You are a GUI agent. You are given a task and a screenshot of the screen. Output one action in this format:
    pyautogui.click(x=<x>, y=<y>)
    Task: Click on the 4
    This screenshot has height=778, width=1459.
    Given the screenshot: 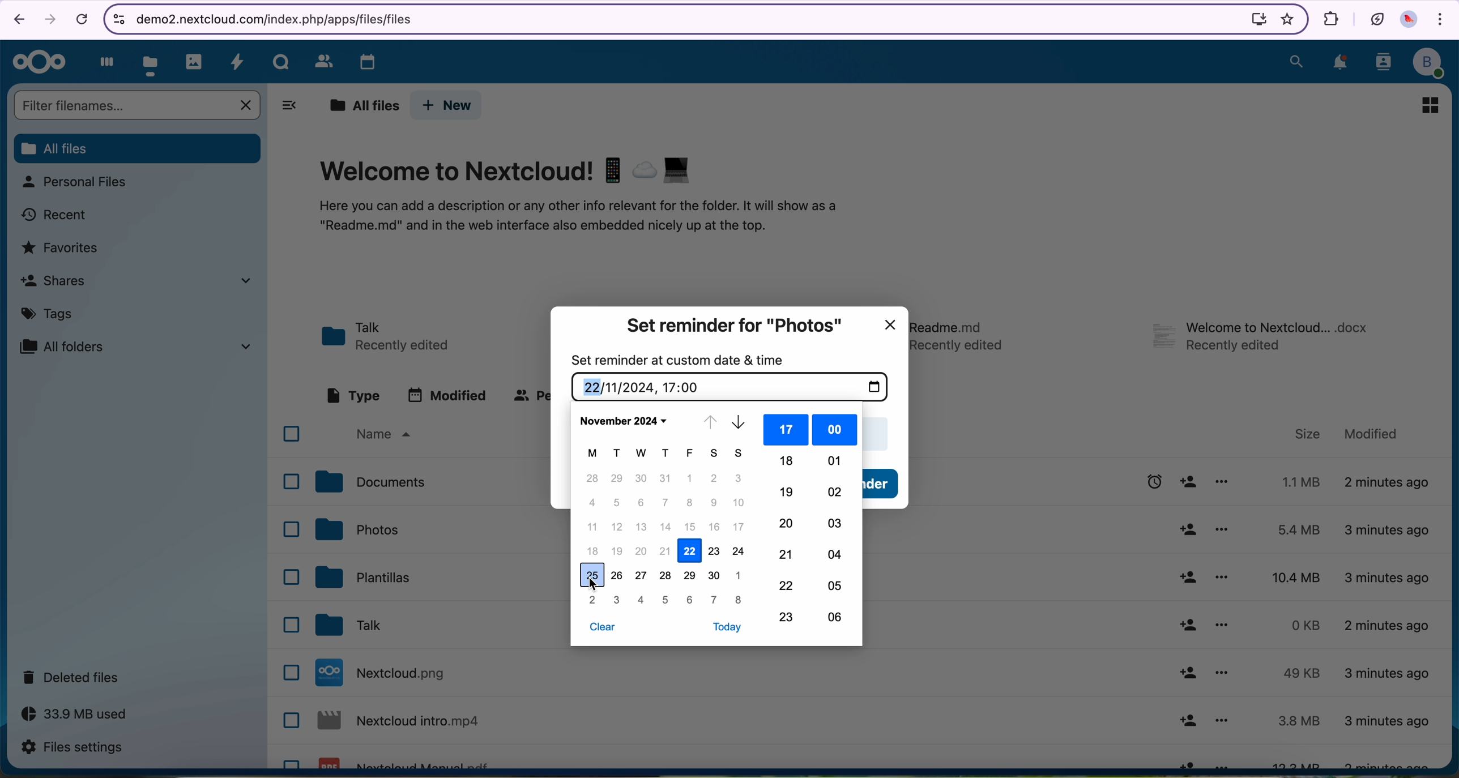 What is the action you would take?
    pyautogui.click(x=594, y=502)
    